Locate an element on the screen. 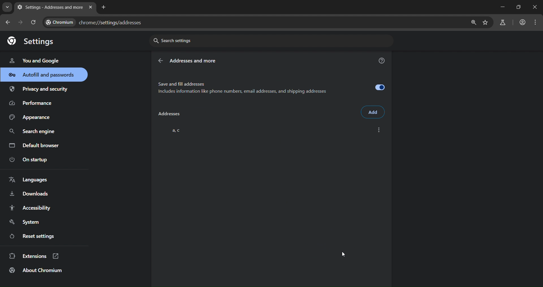 This screenshot has height=287, width=543. current page is located at coordinates (49, 7).